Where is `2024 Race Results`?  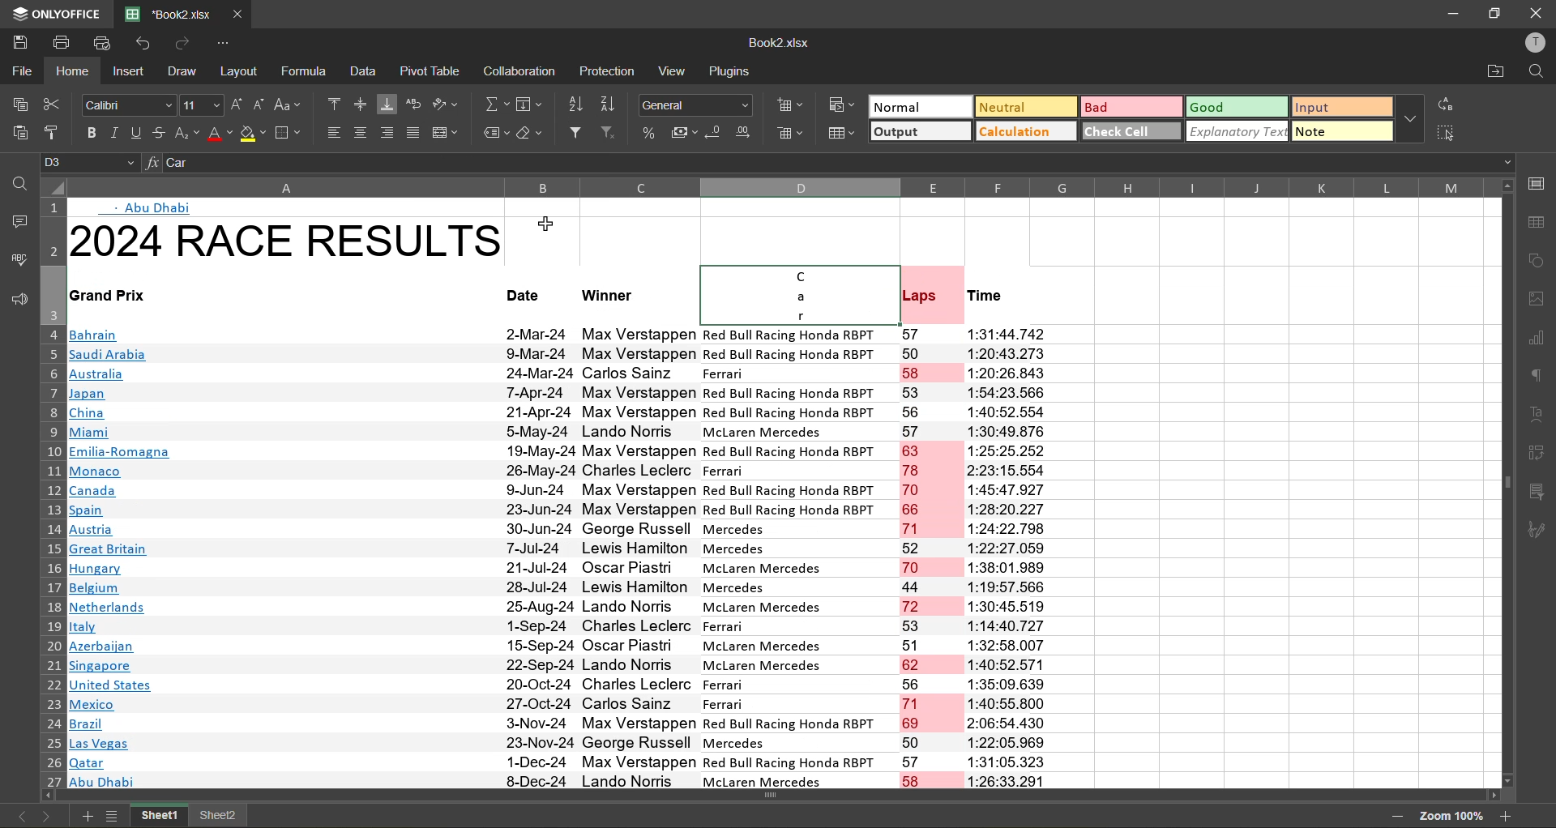
2024 Race Results is located at coordinates (287, 239).